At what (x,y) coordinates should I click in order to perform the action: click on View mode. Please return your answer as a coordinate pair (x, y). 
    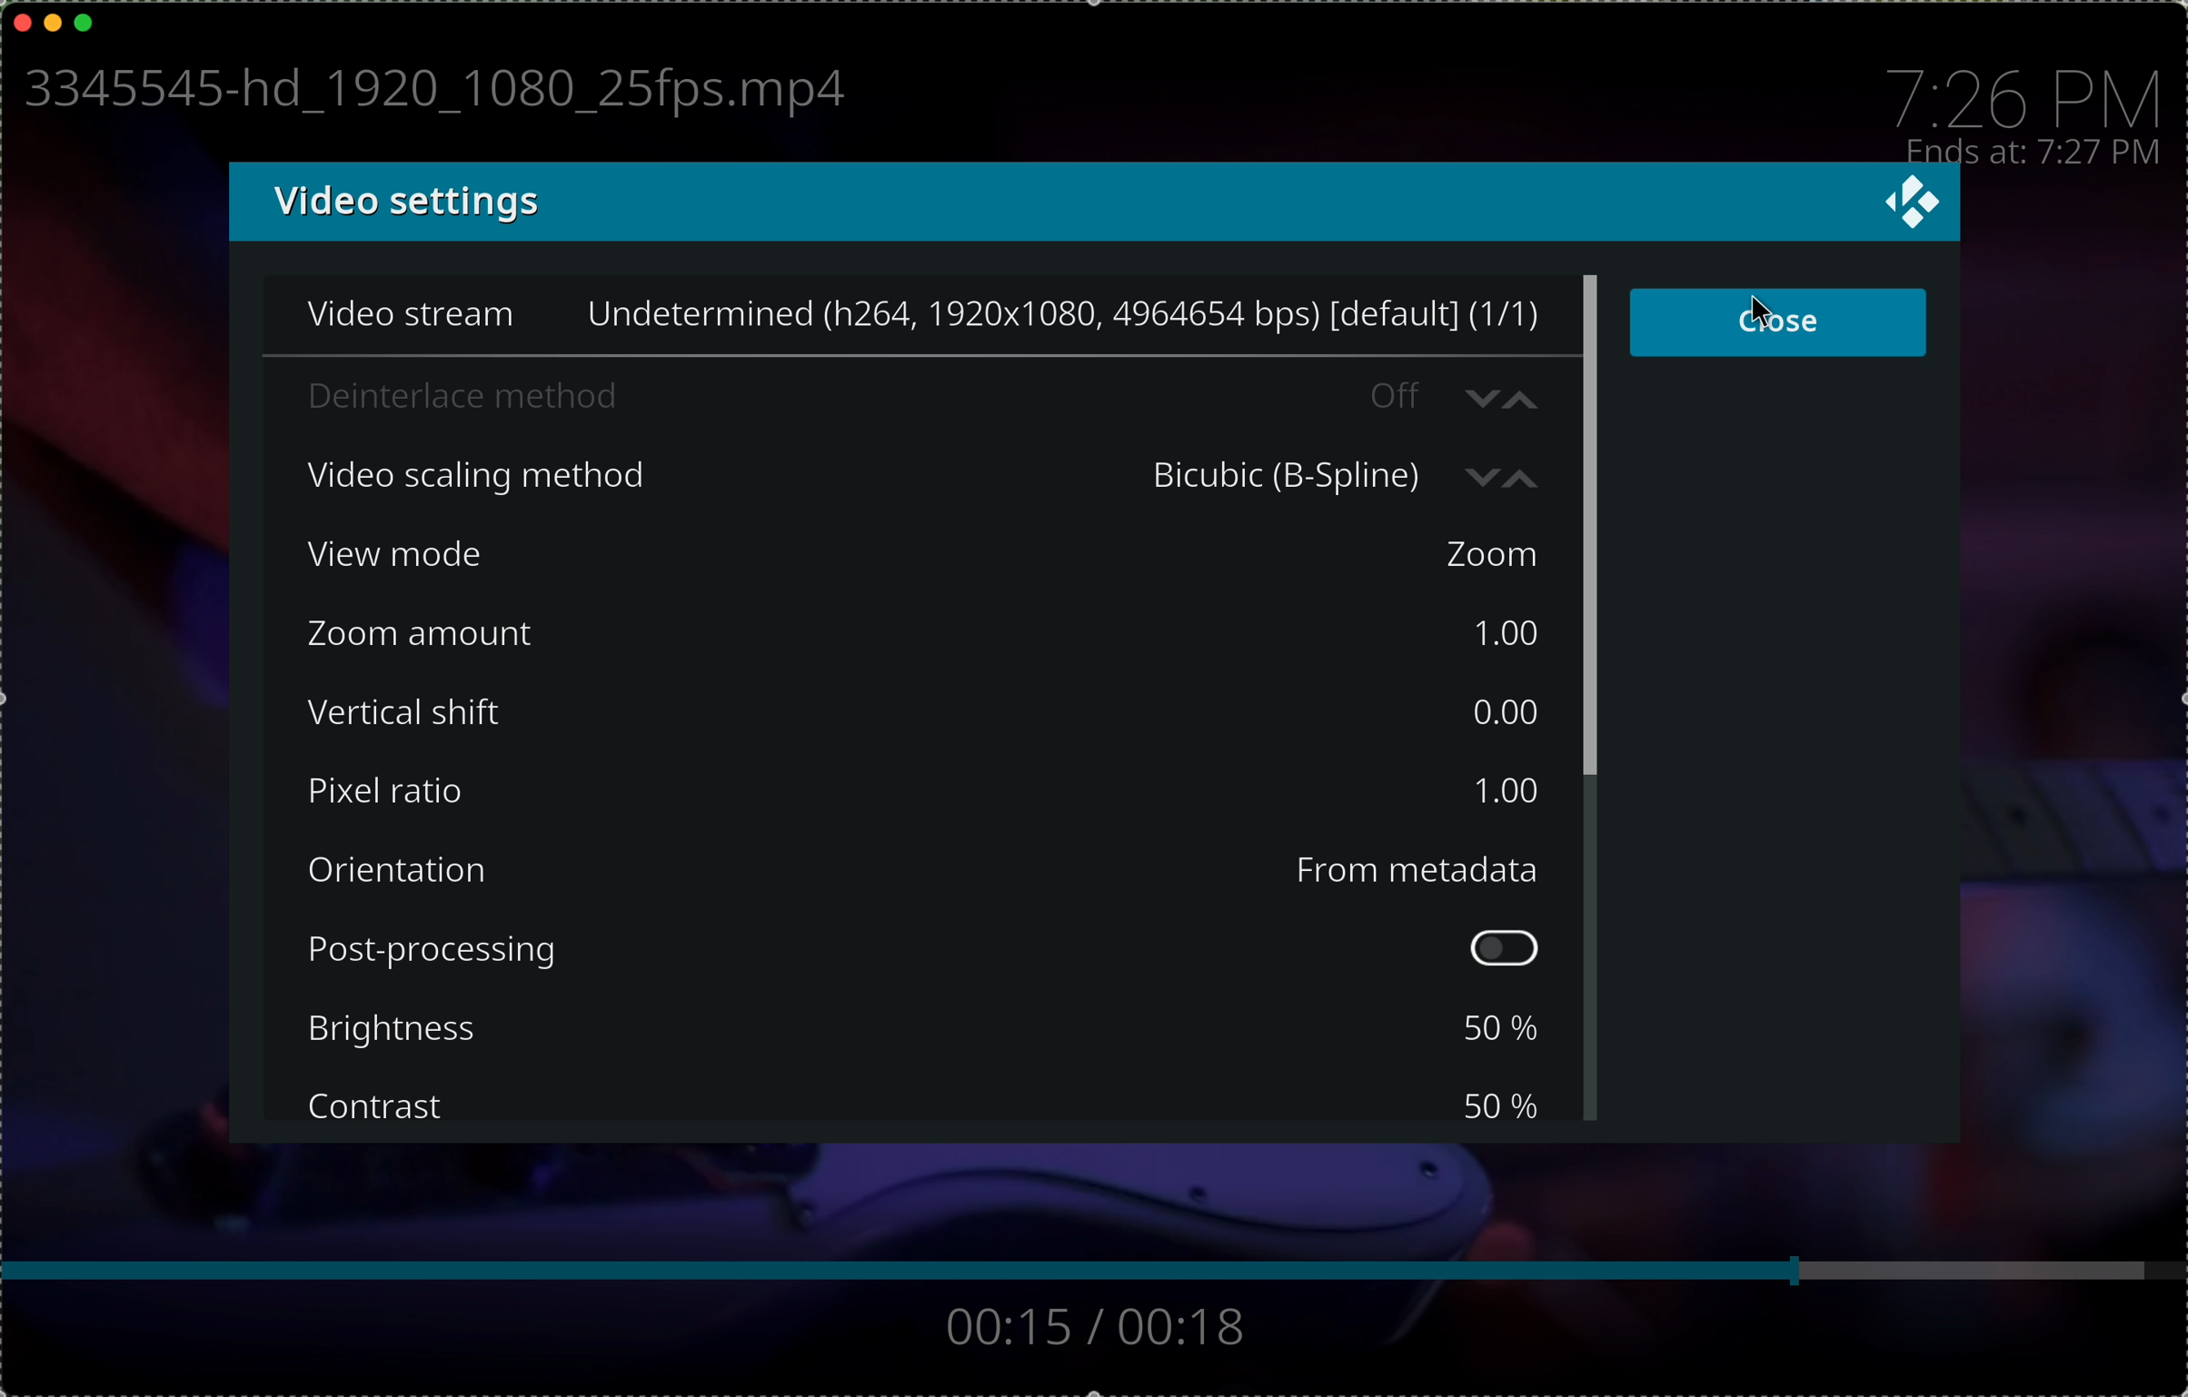
    Looking at the image, I should click on (457, 555).